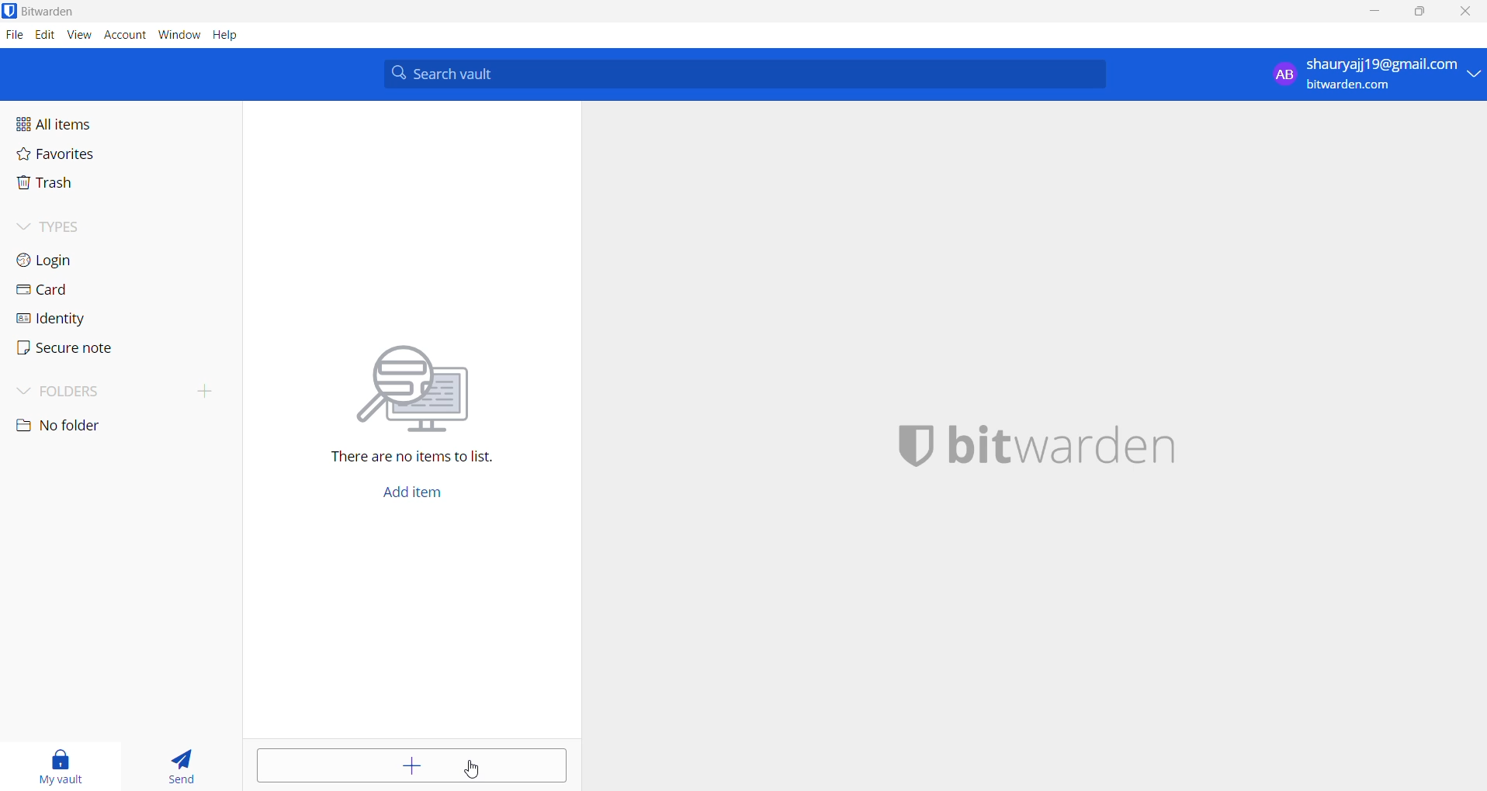  What do you see at coordinates (87, 125) in the screenshot?
I see `all items` at bounding box center [87, 125].